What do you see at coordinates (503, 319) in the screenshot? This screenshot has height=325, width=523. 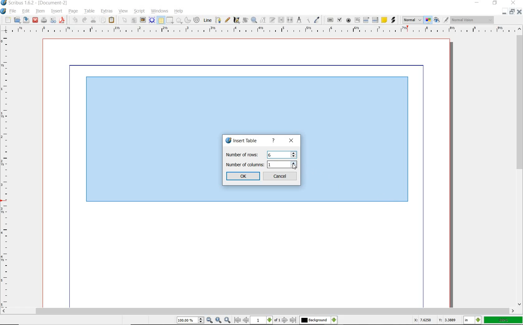 I see `100%` at bounding box center [503, 319].